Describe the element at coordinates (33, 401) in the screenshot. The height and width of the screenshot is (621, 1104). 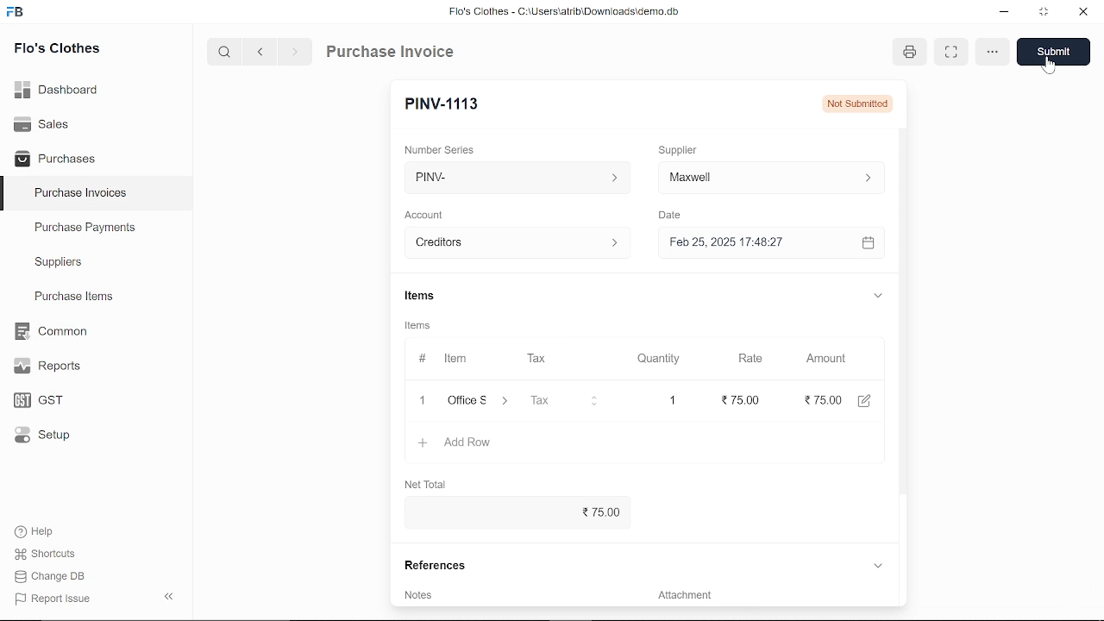
I see `GST` at that location.